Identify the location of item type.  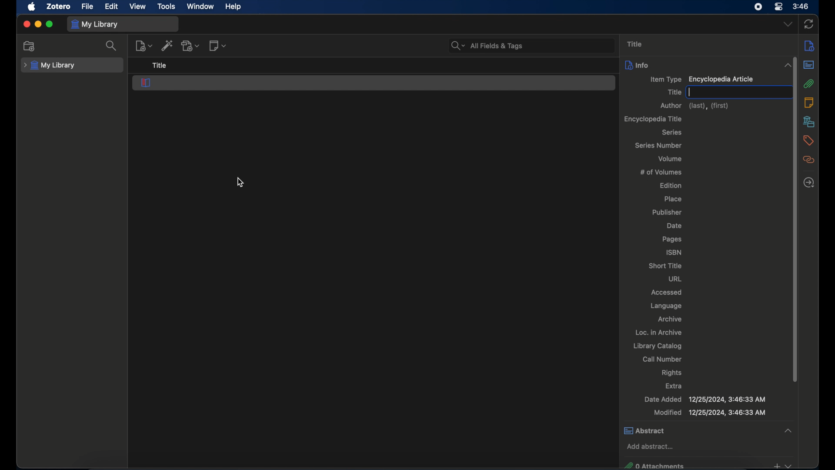
(701, 80).